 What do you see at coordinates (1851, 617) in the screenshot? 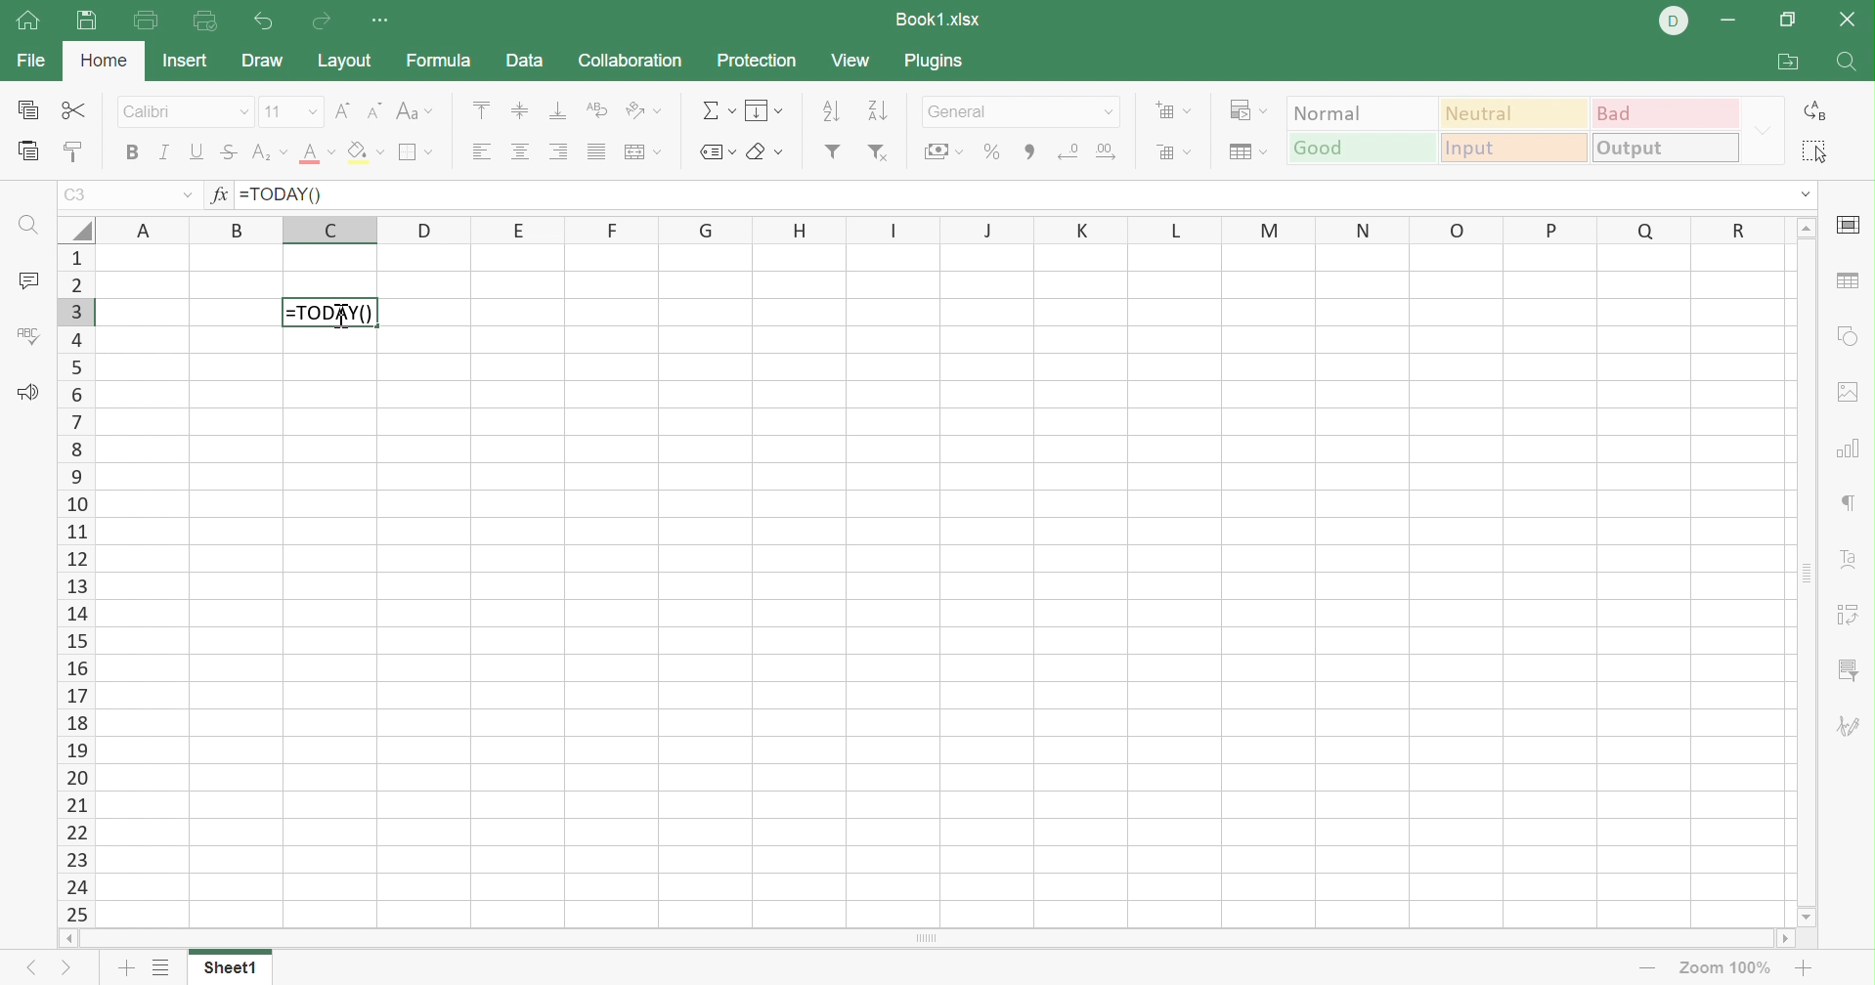
I see `Pivot Table settings` at bounding box center [1851, 617].